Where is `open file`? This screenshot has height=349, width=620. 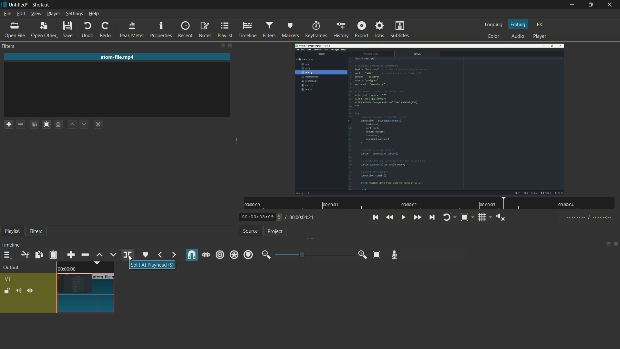
open file is located at coordinates (15, 30).